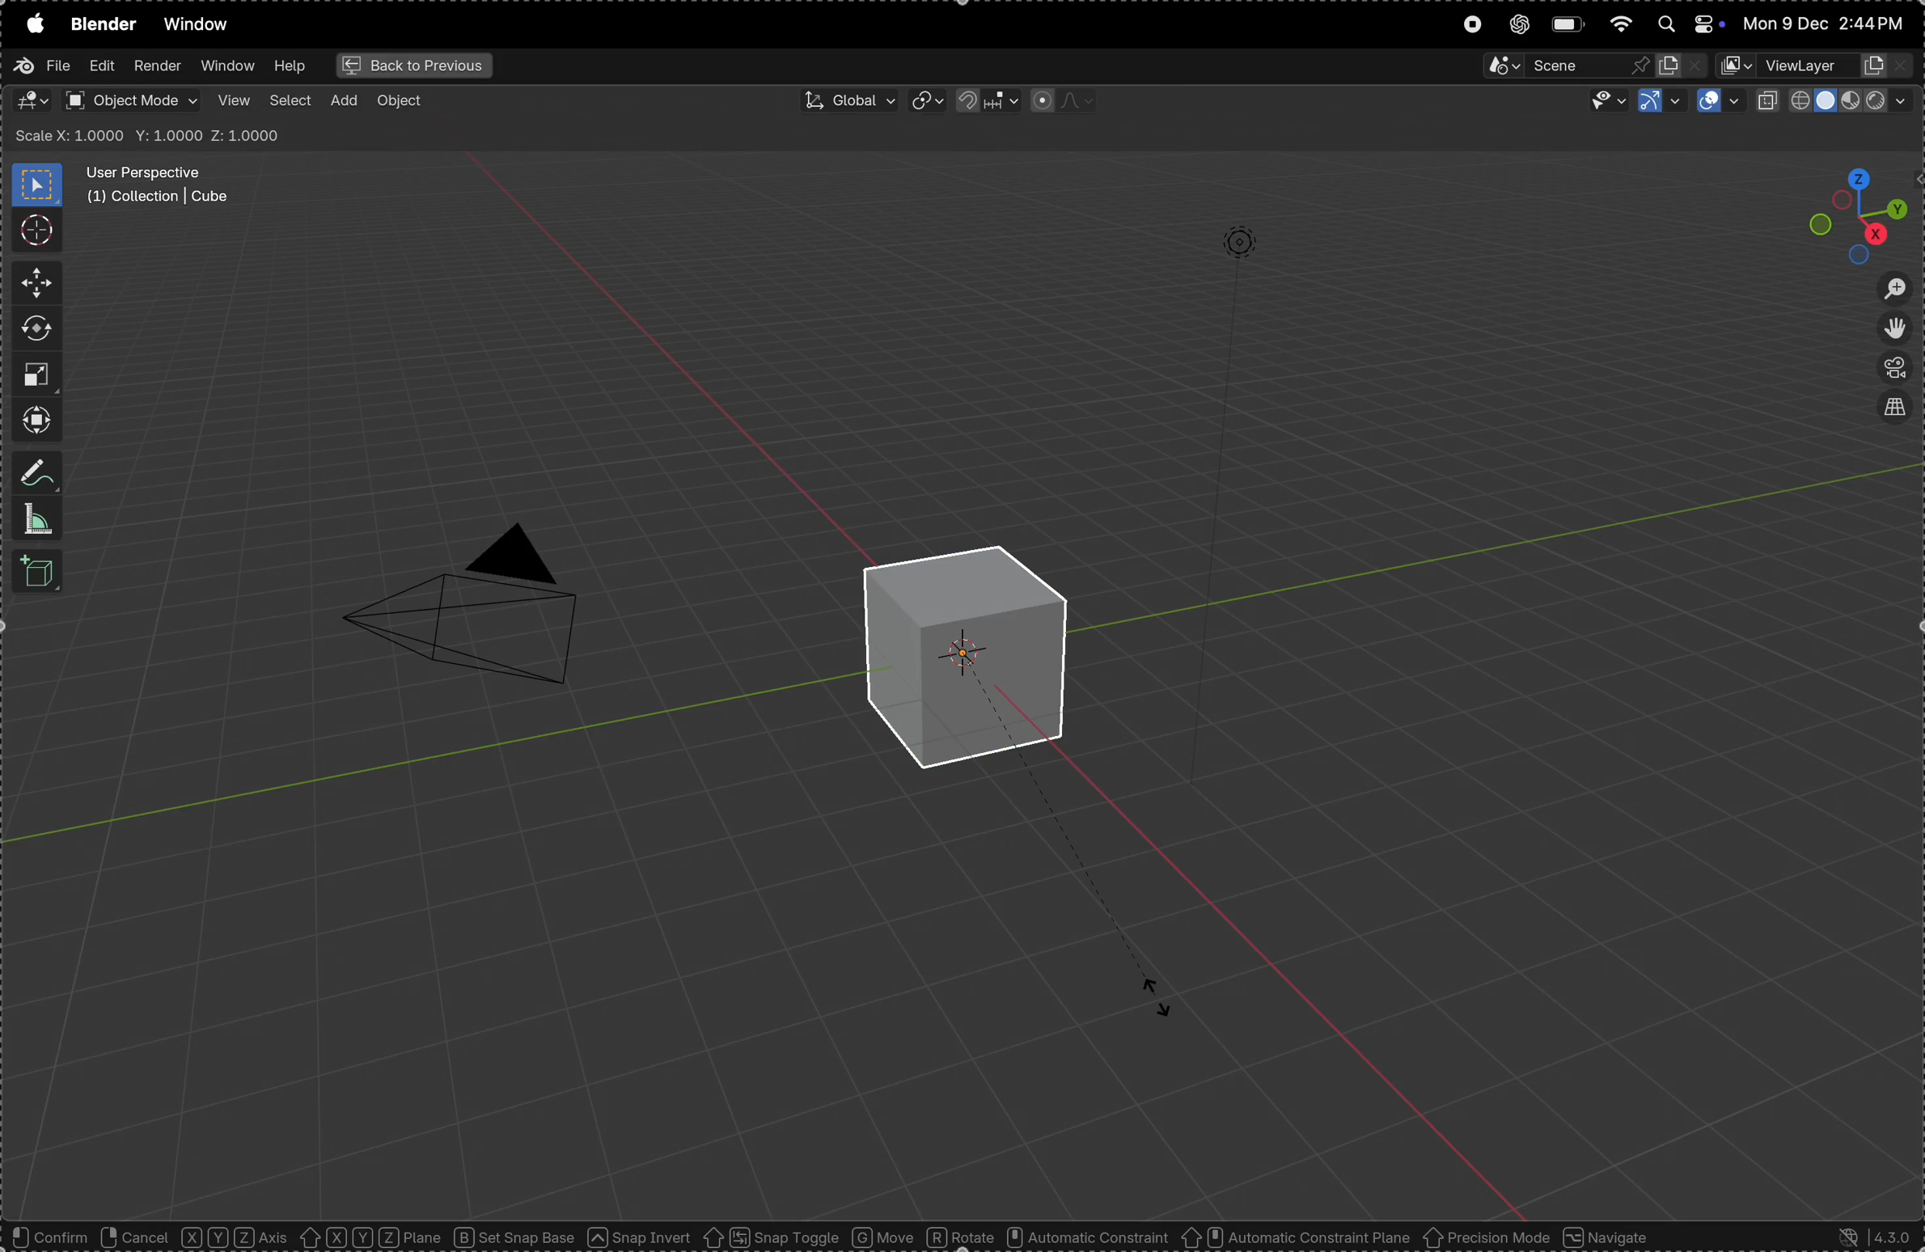 Image resolution: width=1925 pixels, height=1252 pixels. Describe the element at coordinates (1592, 67) in the screenshot. I see `secene` at that location.